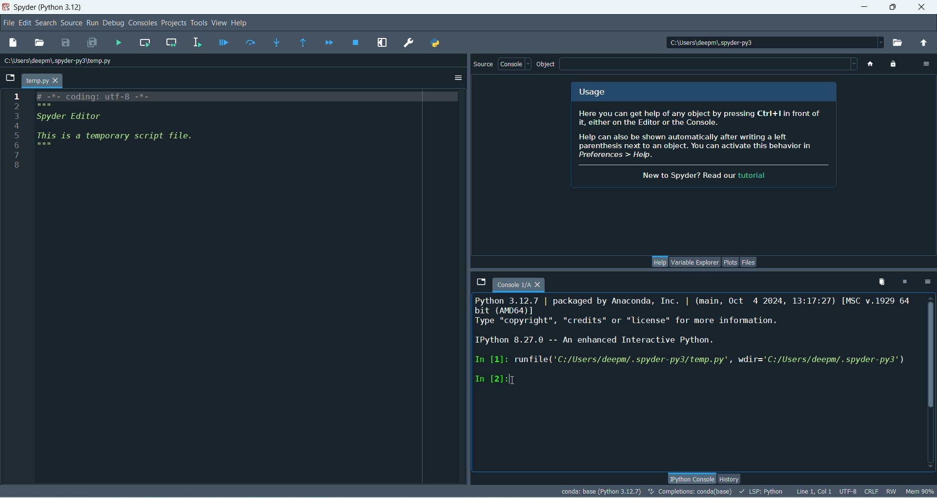  What do you see at coordinates (547, 65) in the screenshot?
I see `object` at bounding box center [547, 65].